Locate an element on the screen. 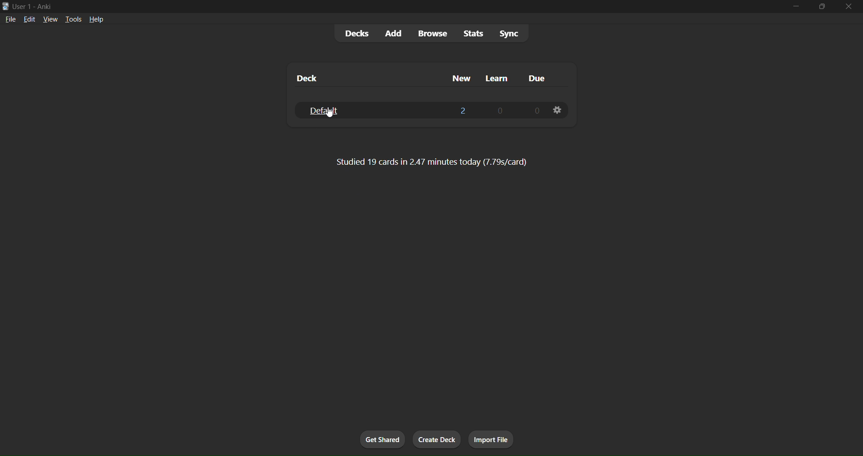 This screenshot has width=863, height=456. tools is located at coordinates (74, 18).